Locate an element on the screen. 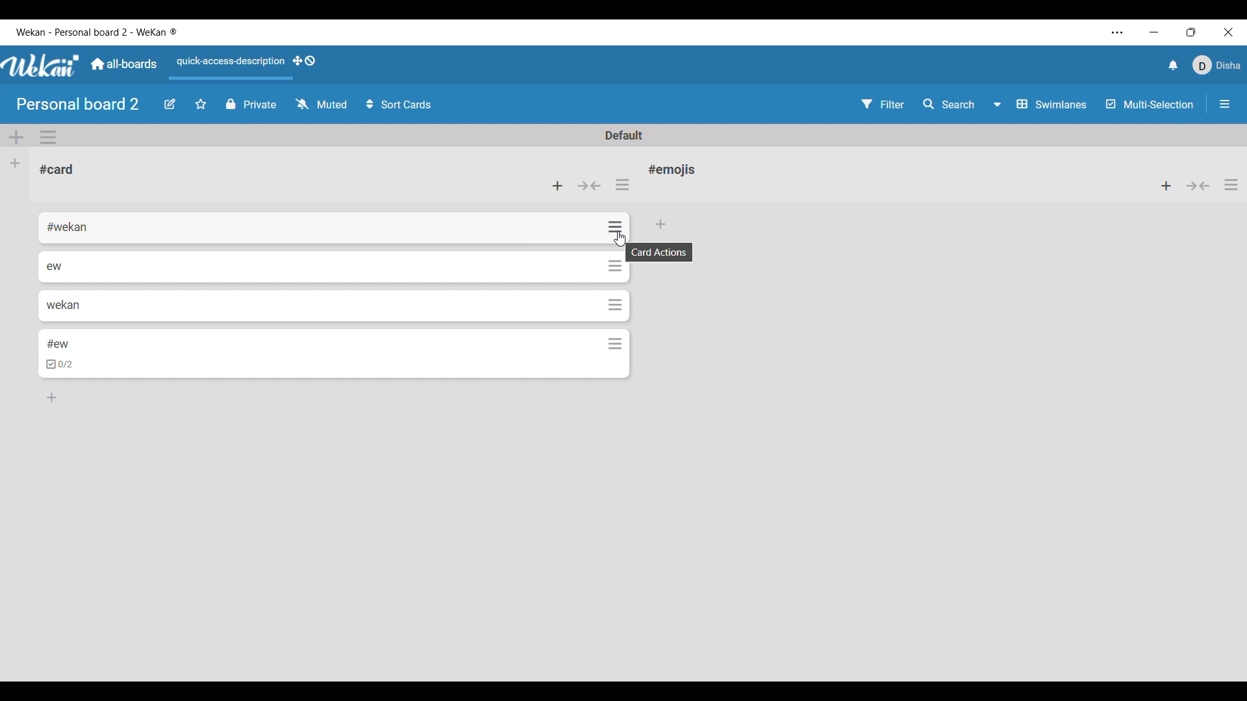  Card name is located at coordinates (675, 169).